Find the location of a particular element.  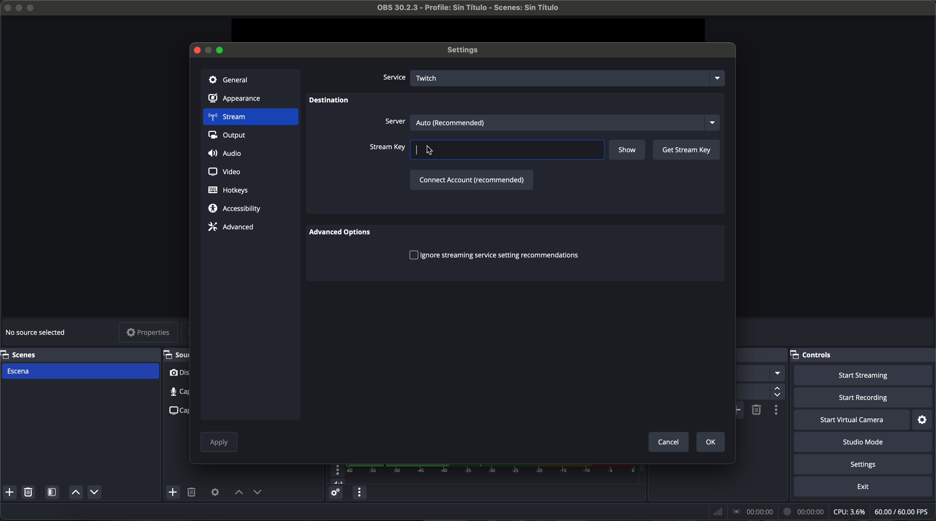

properties is located at coordinates (149, 333).